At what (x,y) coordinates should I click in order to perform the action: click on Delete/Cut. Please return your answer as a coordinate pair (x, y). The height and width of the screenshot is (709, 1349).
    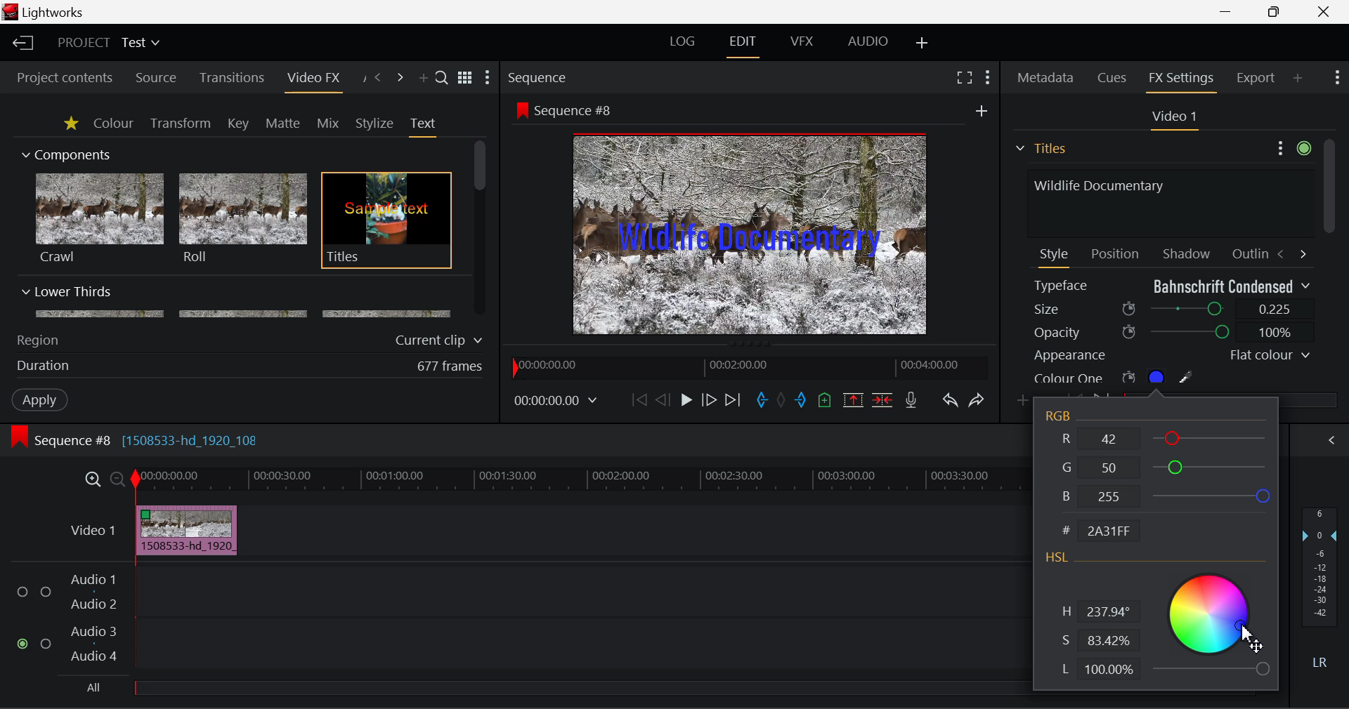
    Looking at the image, I should click on (885, 399).